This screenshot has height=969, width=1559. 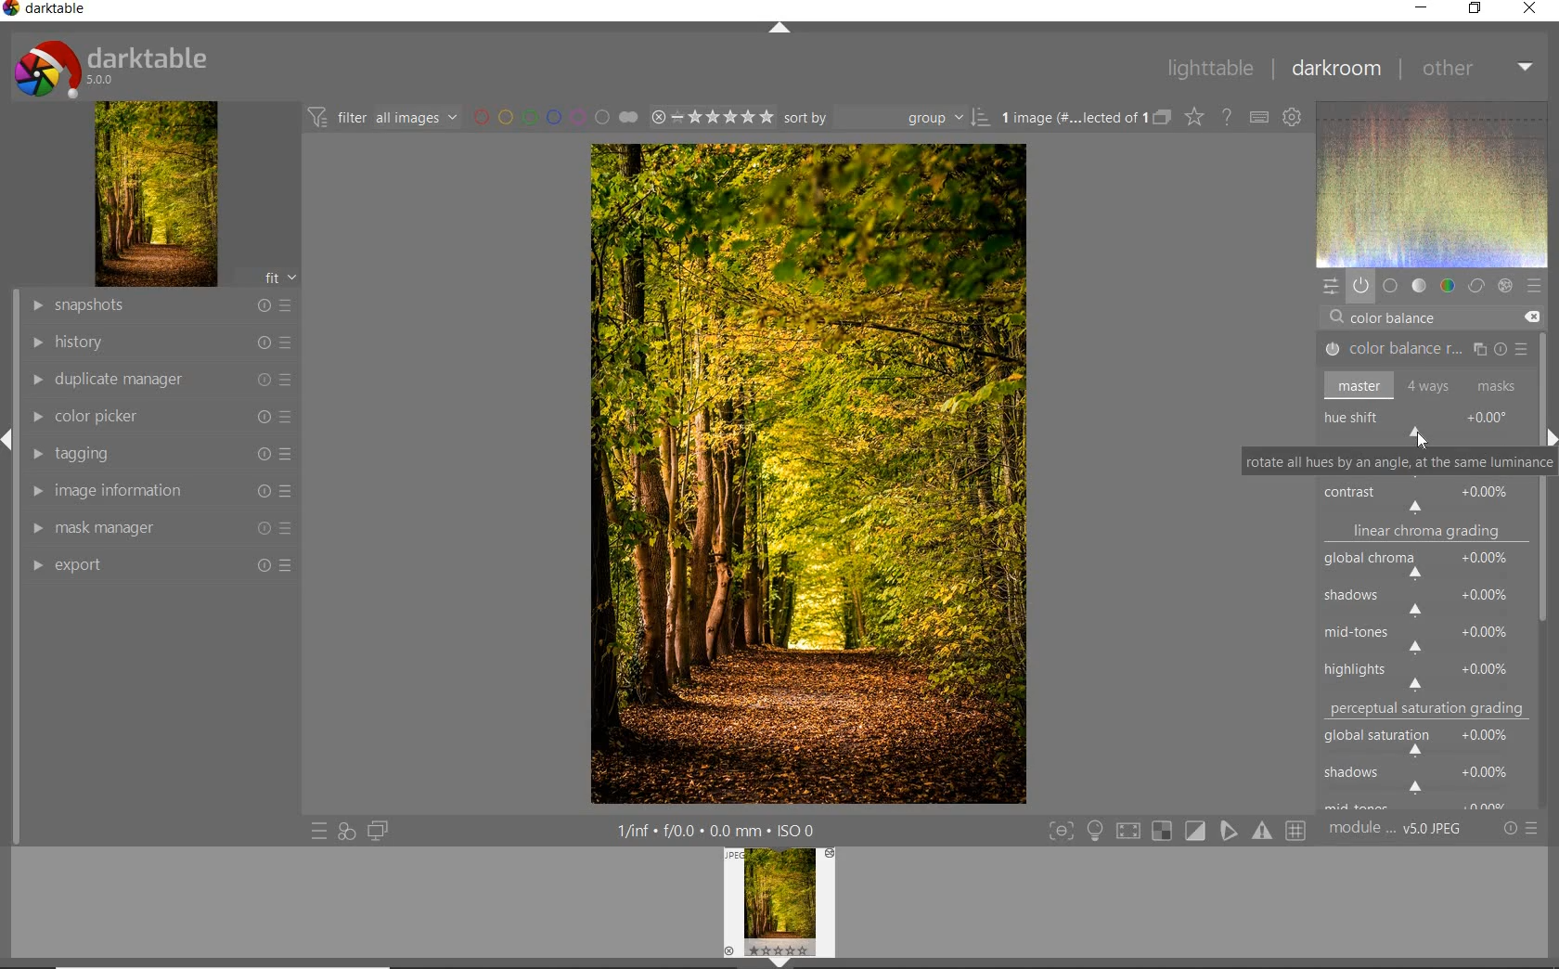 What do you see at coordinates (1395, 831) in the screenshot?
I see `module order` at bounding box center [1395, 831].